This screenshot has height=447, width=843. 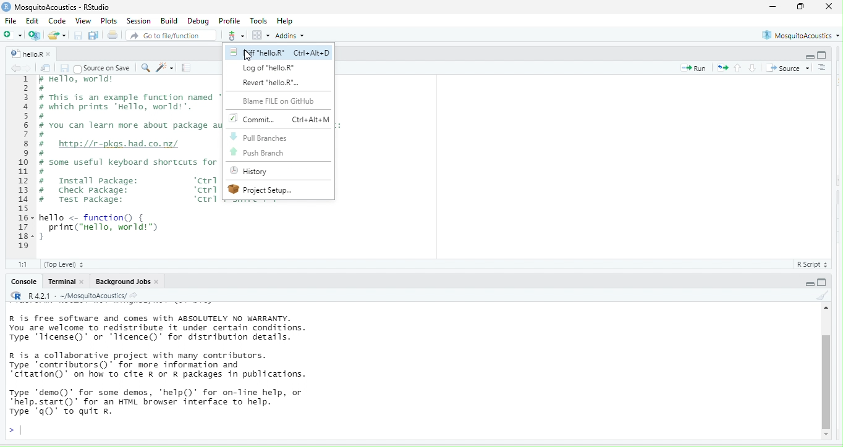 What do you see at coordinates (36, 36) in the screenshot?
I see `create a project` at bounding box center [36, 36].